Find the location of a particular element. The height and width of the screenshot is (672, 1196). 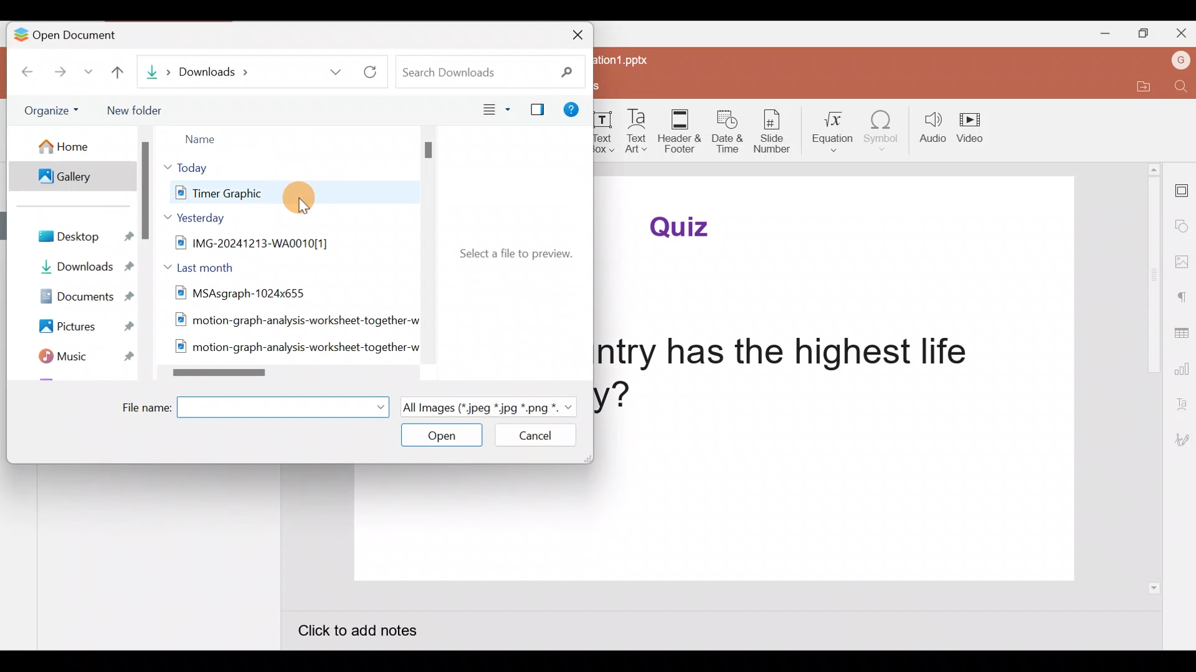

Search downloads is located at coordinates (496, 70).